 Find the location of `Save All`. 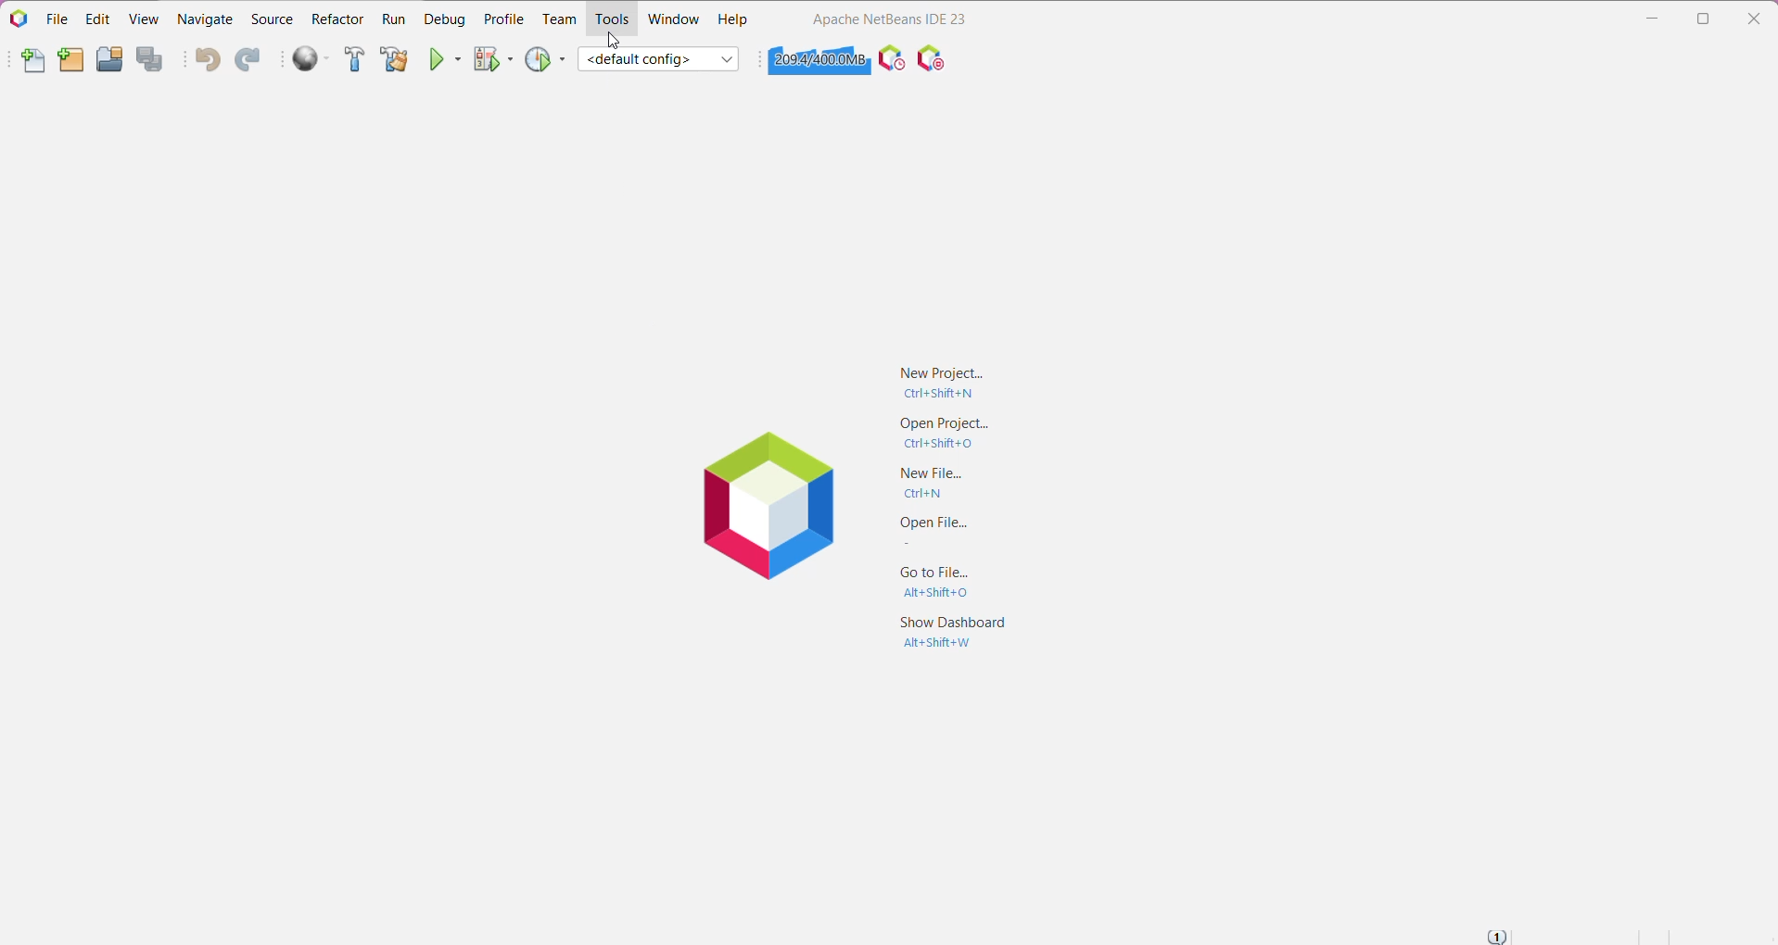

Save All is located at coordinates (153, 60).